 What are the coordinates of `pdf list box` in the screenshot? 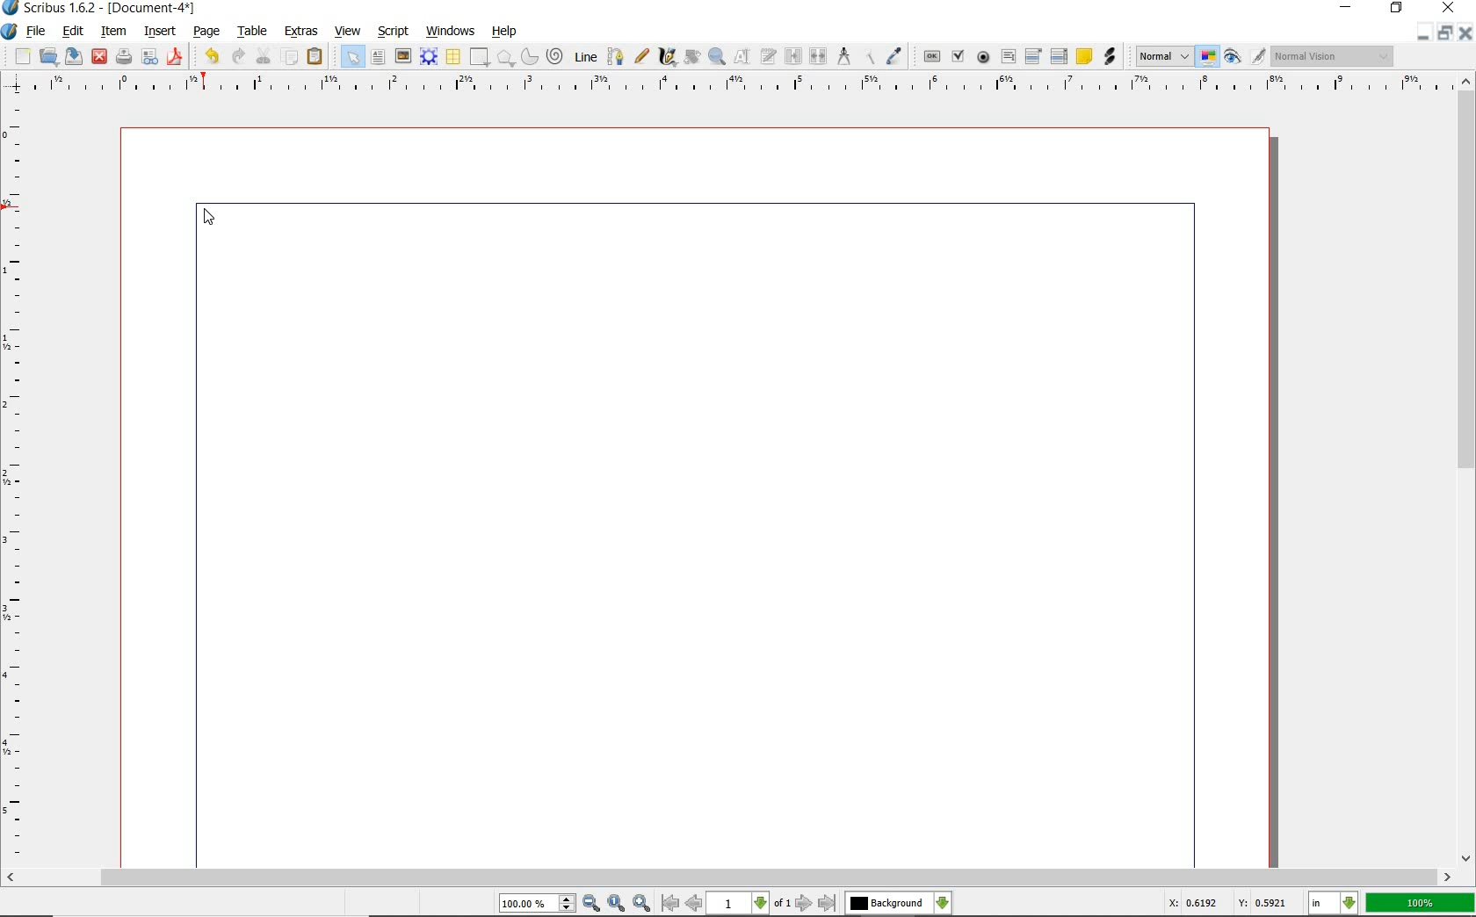 It's located at (1059, 55).